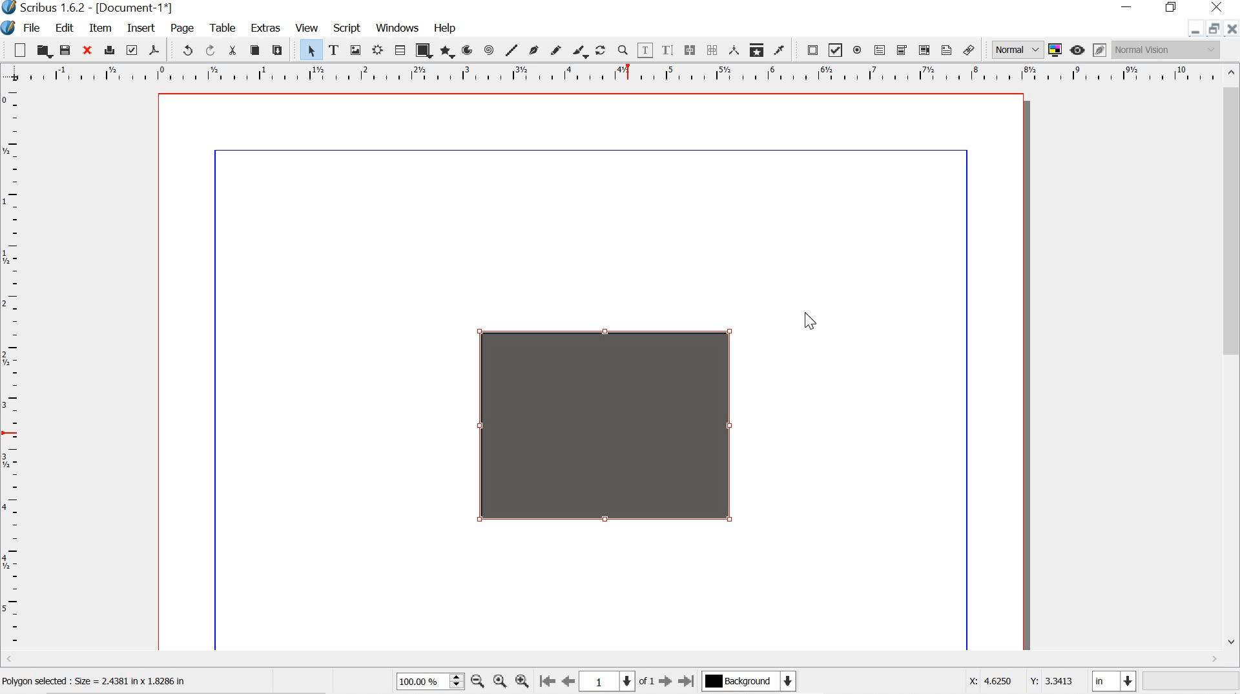 This screenshot has width=1240, height=694. I want to click on shape, so click(423, 50).